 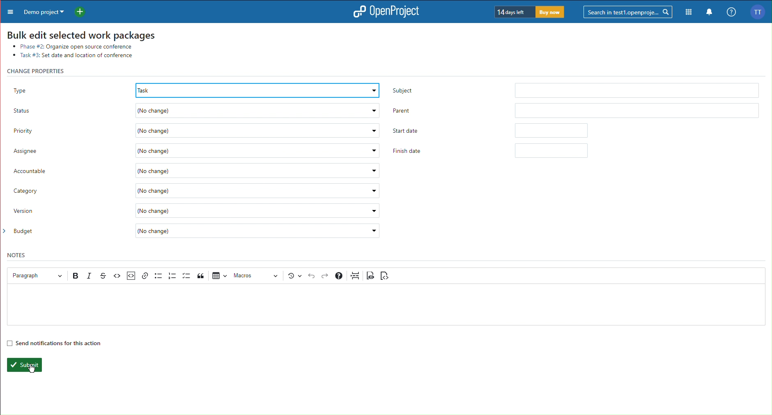 I want to click on Priority, so click(x=194, y=131).